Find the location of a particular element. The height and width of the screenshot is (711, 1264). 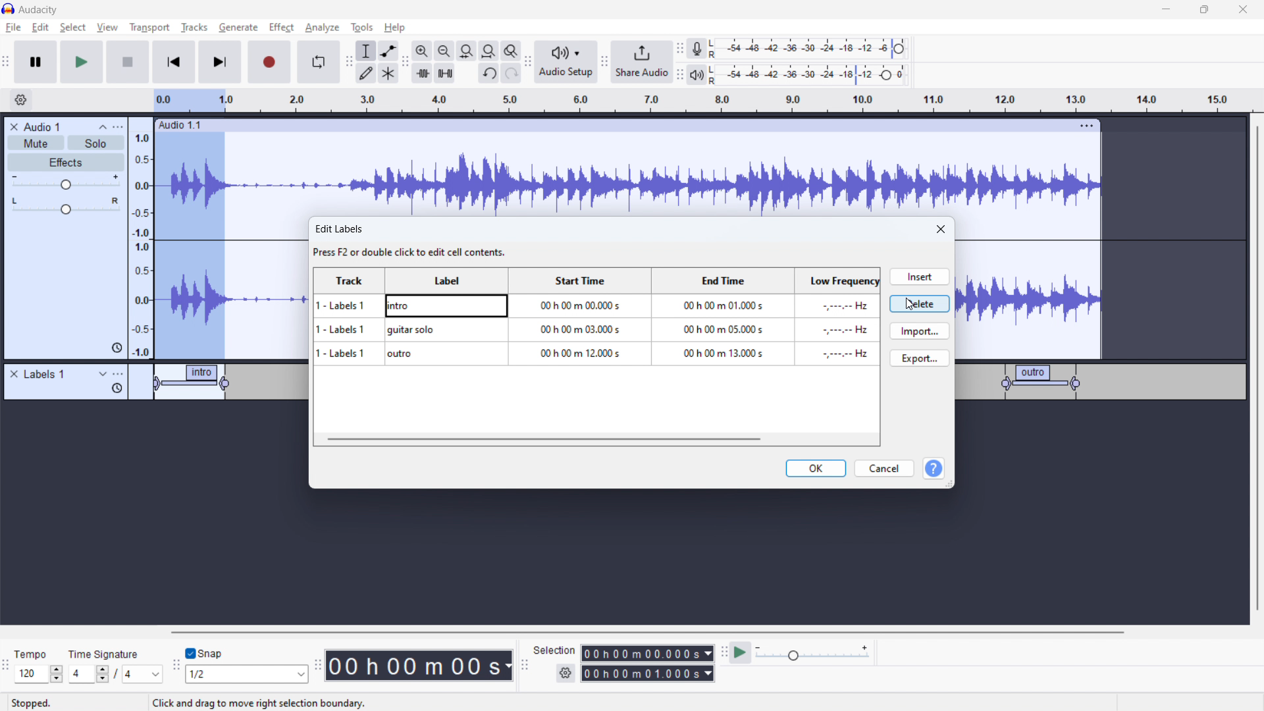

time signature is located at coordinates (105, 654).